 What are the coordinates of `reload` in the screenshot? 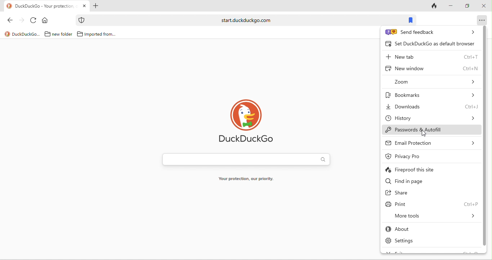 It's located at (34, 21).